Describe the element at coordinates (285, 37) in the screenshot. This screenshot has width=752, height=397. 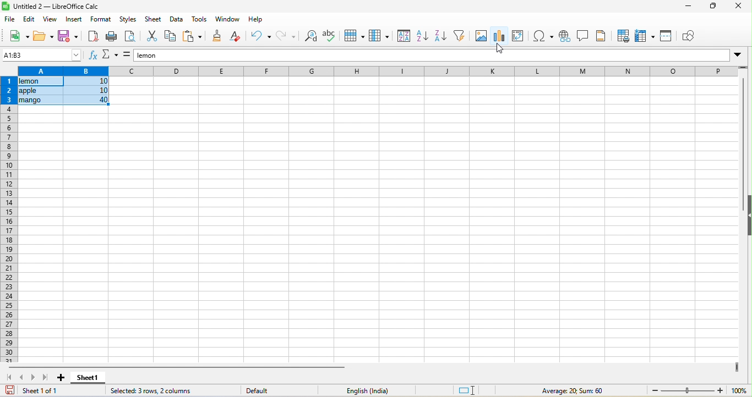
I see `redo` at that location.